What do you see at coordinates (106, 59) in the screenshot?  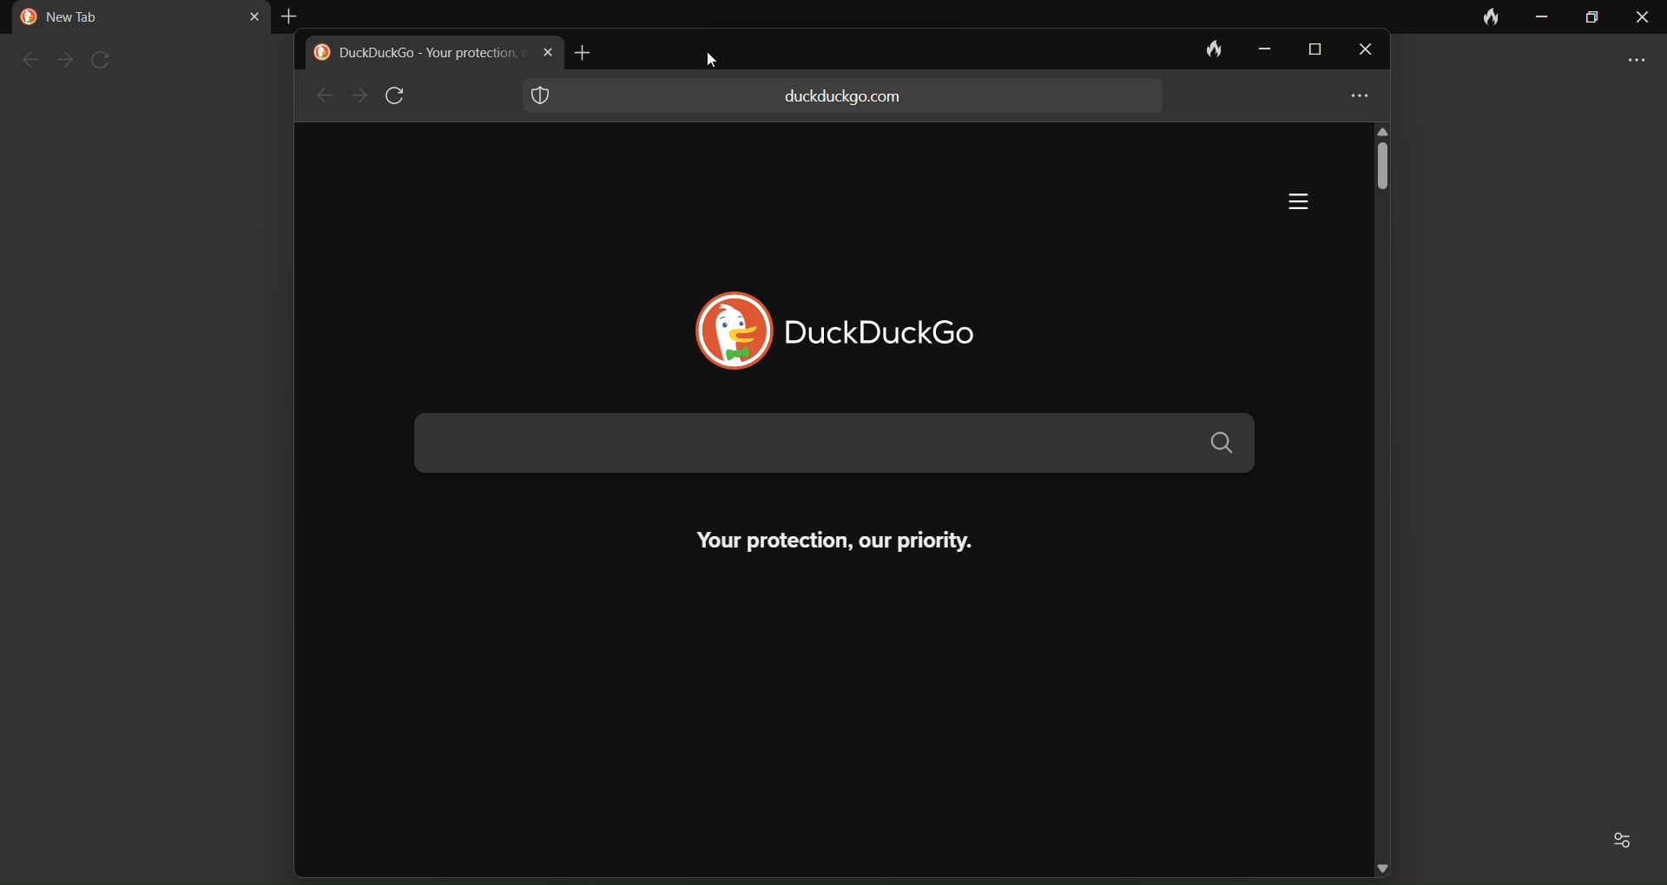 I see `refresh` at bounding box center [106, 59].